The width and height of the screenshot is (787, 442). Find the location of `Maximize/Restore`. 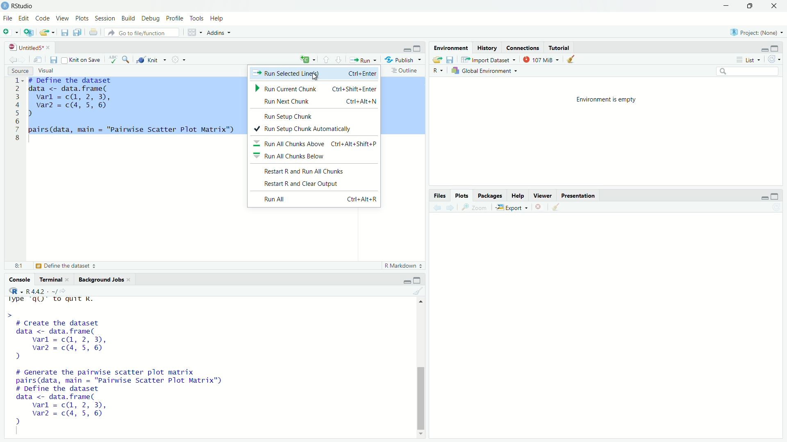

Maximize/Restore is located at coordinates (750, 5).